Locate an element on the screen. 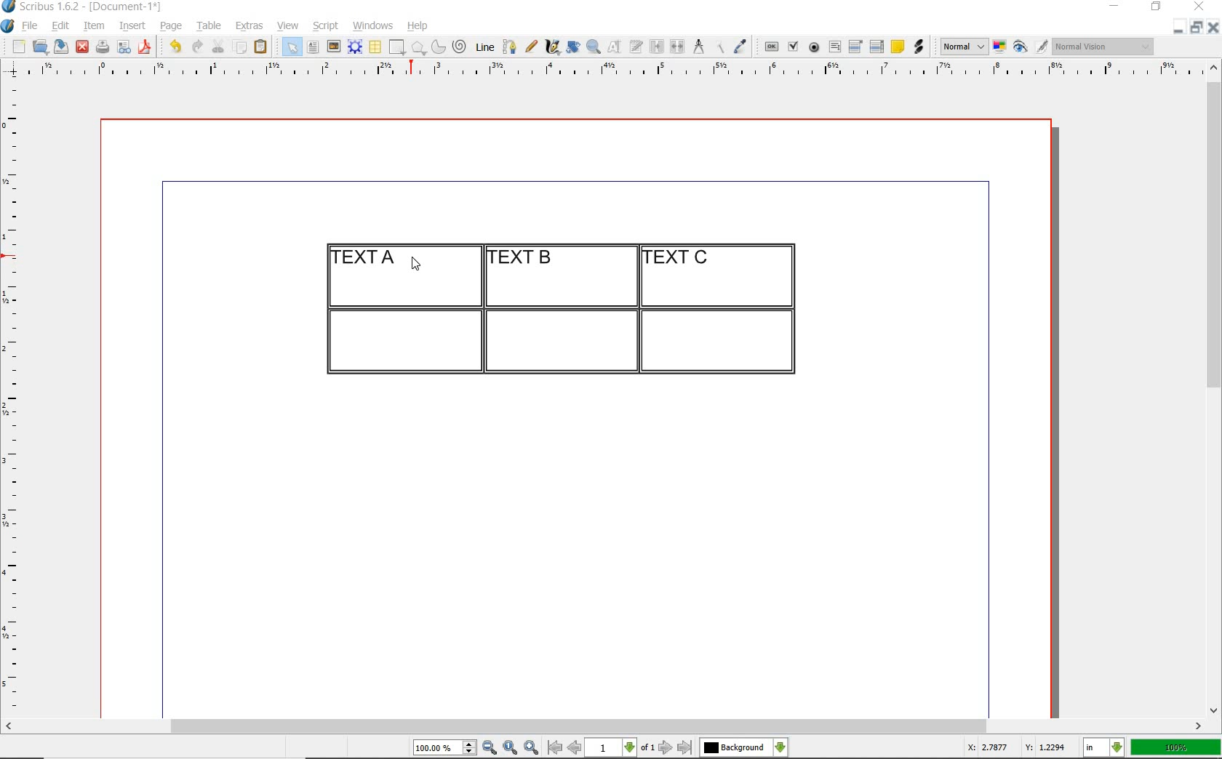 Image resolution: width=1222 pixels, height=759 pixels. table is located at coordinates (209, 26).